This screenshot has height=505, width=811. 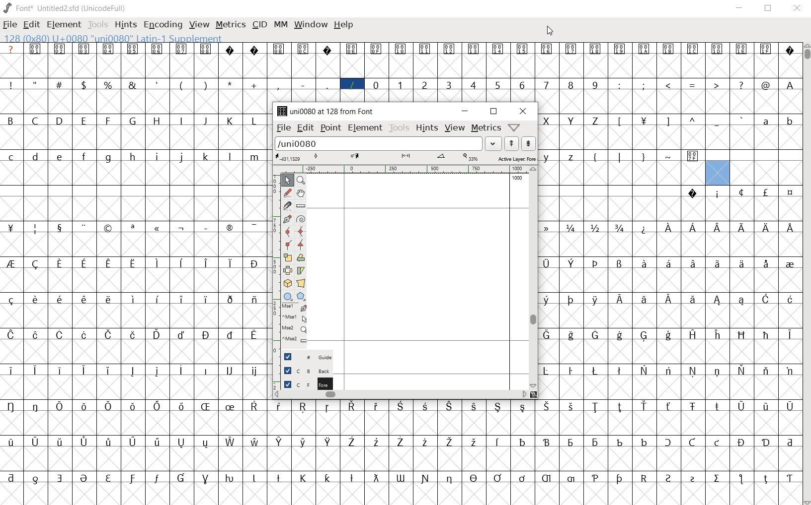 I want to click on glyph, so click(x=620, y=50).